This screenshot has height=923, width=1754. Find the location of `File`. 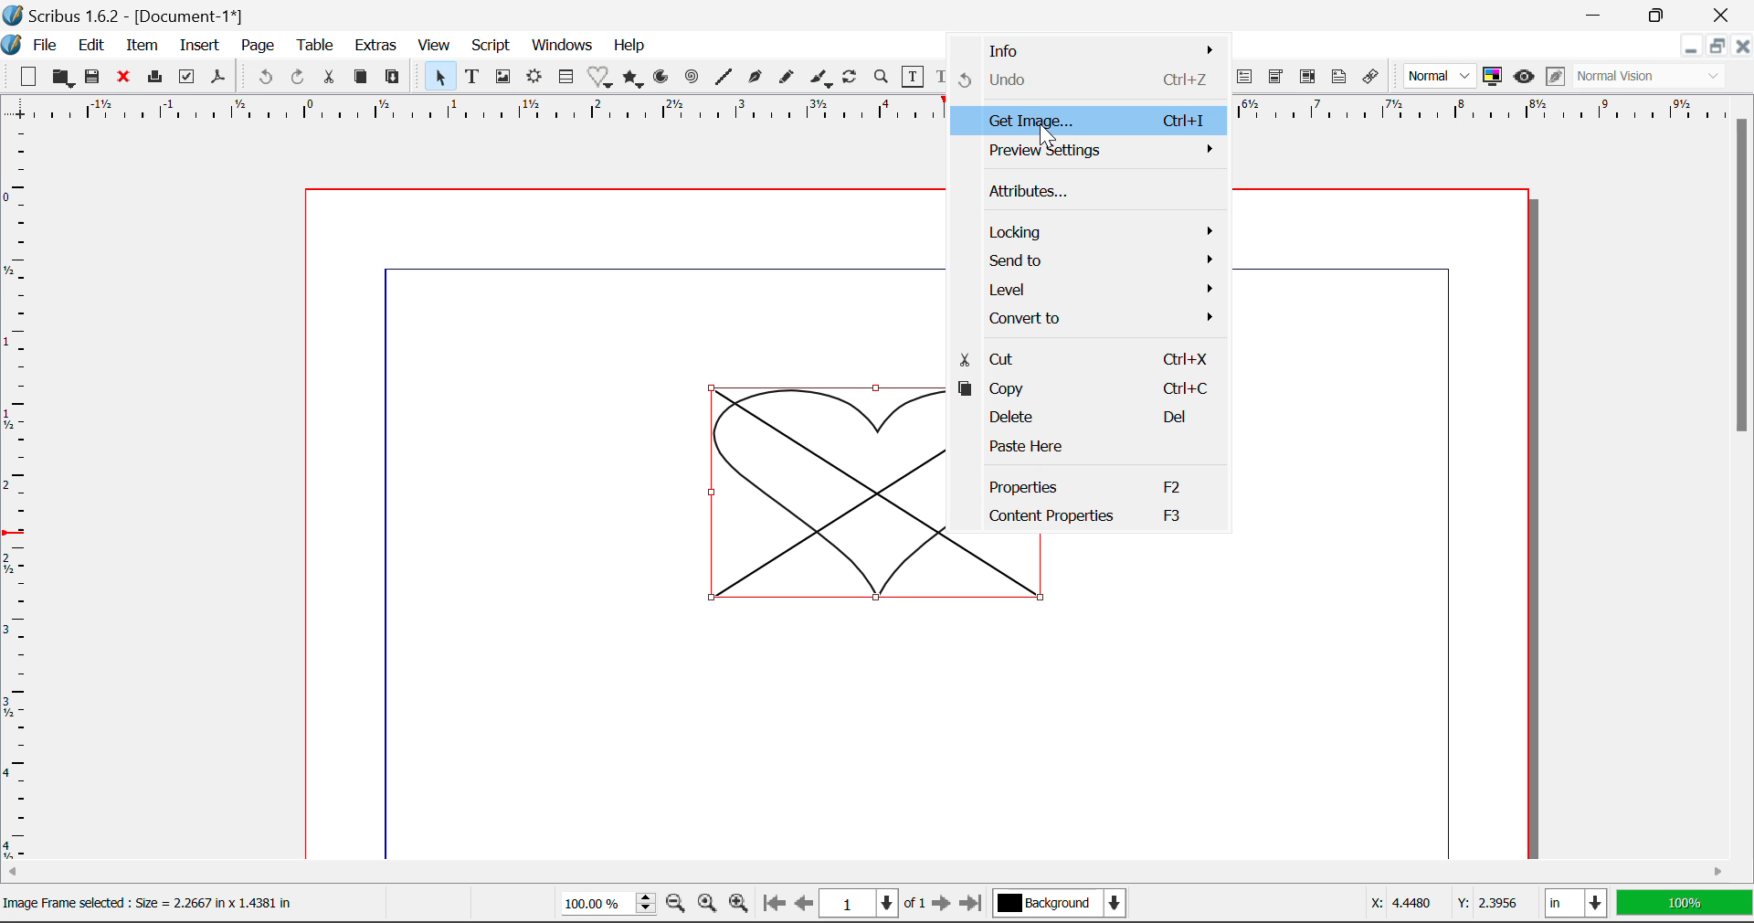

File is located at coordinates (46, 46).